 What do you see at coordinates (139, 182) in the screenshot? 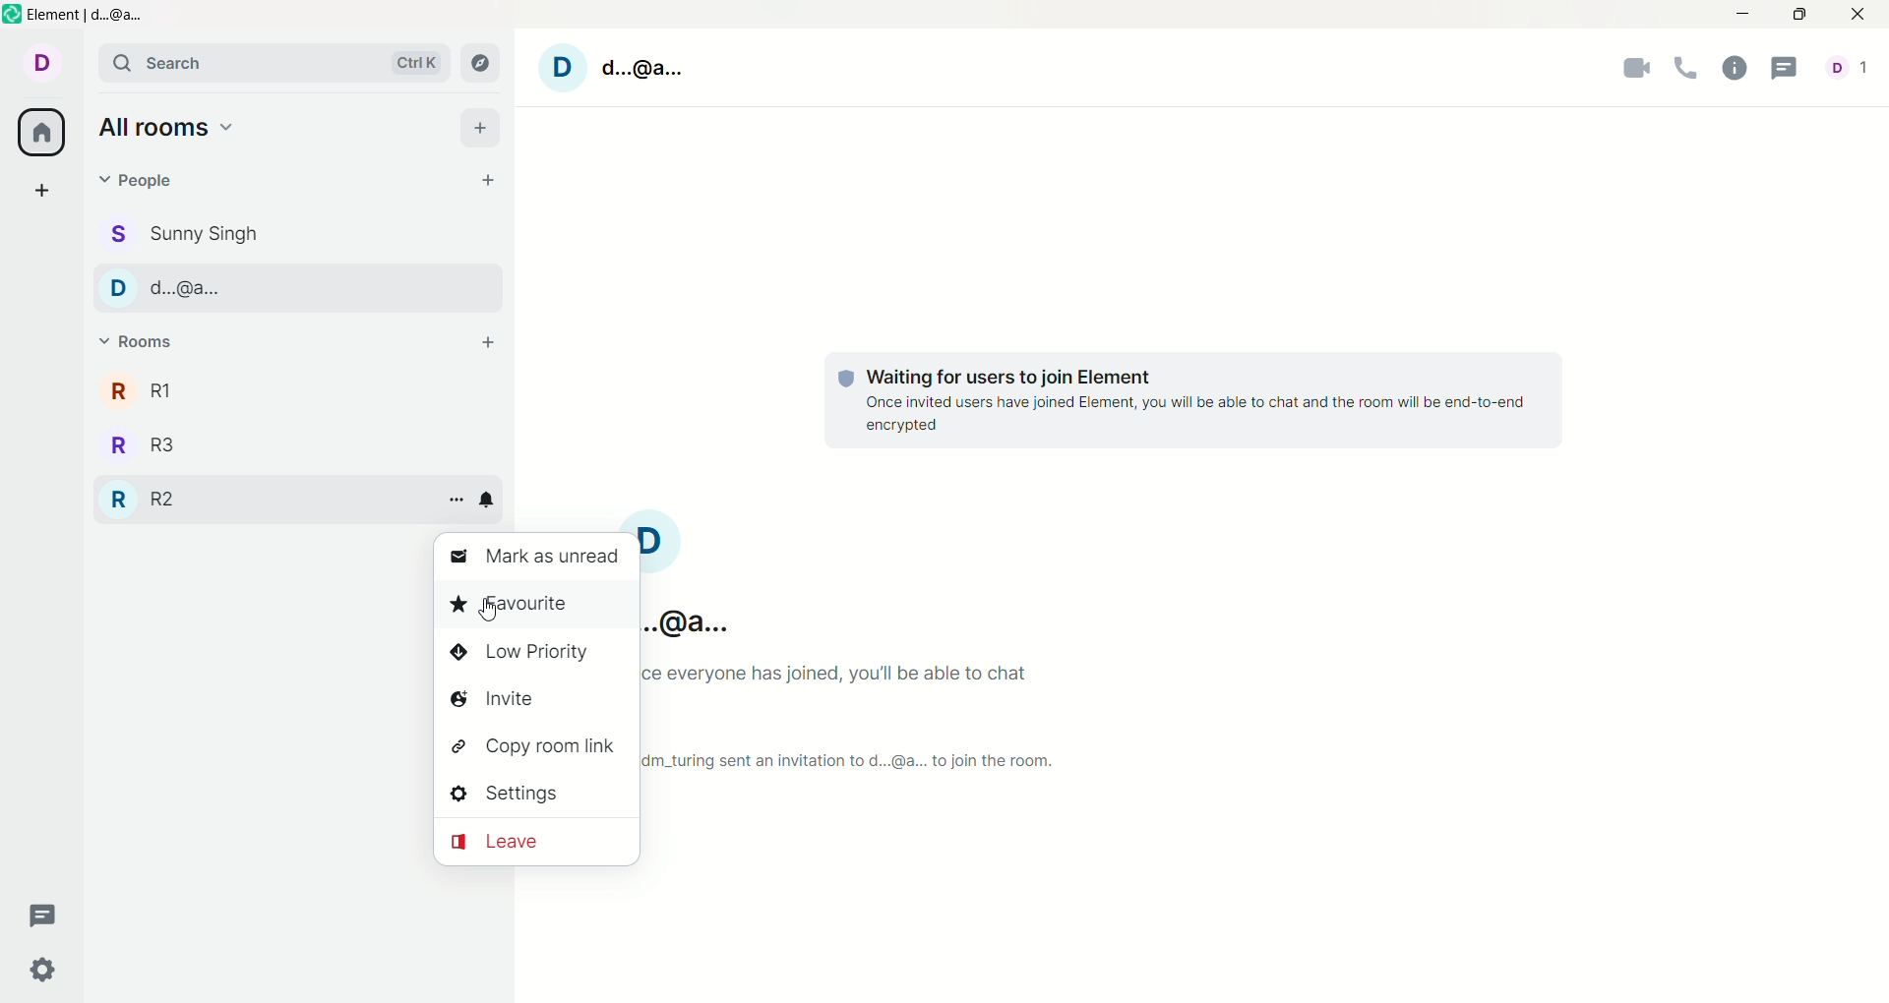
I see `people` at bounding box center [139, 182].